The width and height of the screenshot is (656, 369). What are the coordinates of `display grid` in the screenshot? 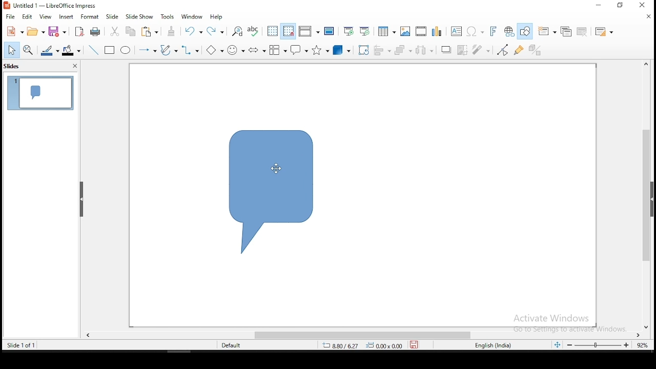 It's located at (273, 31).